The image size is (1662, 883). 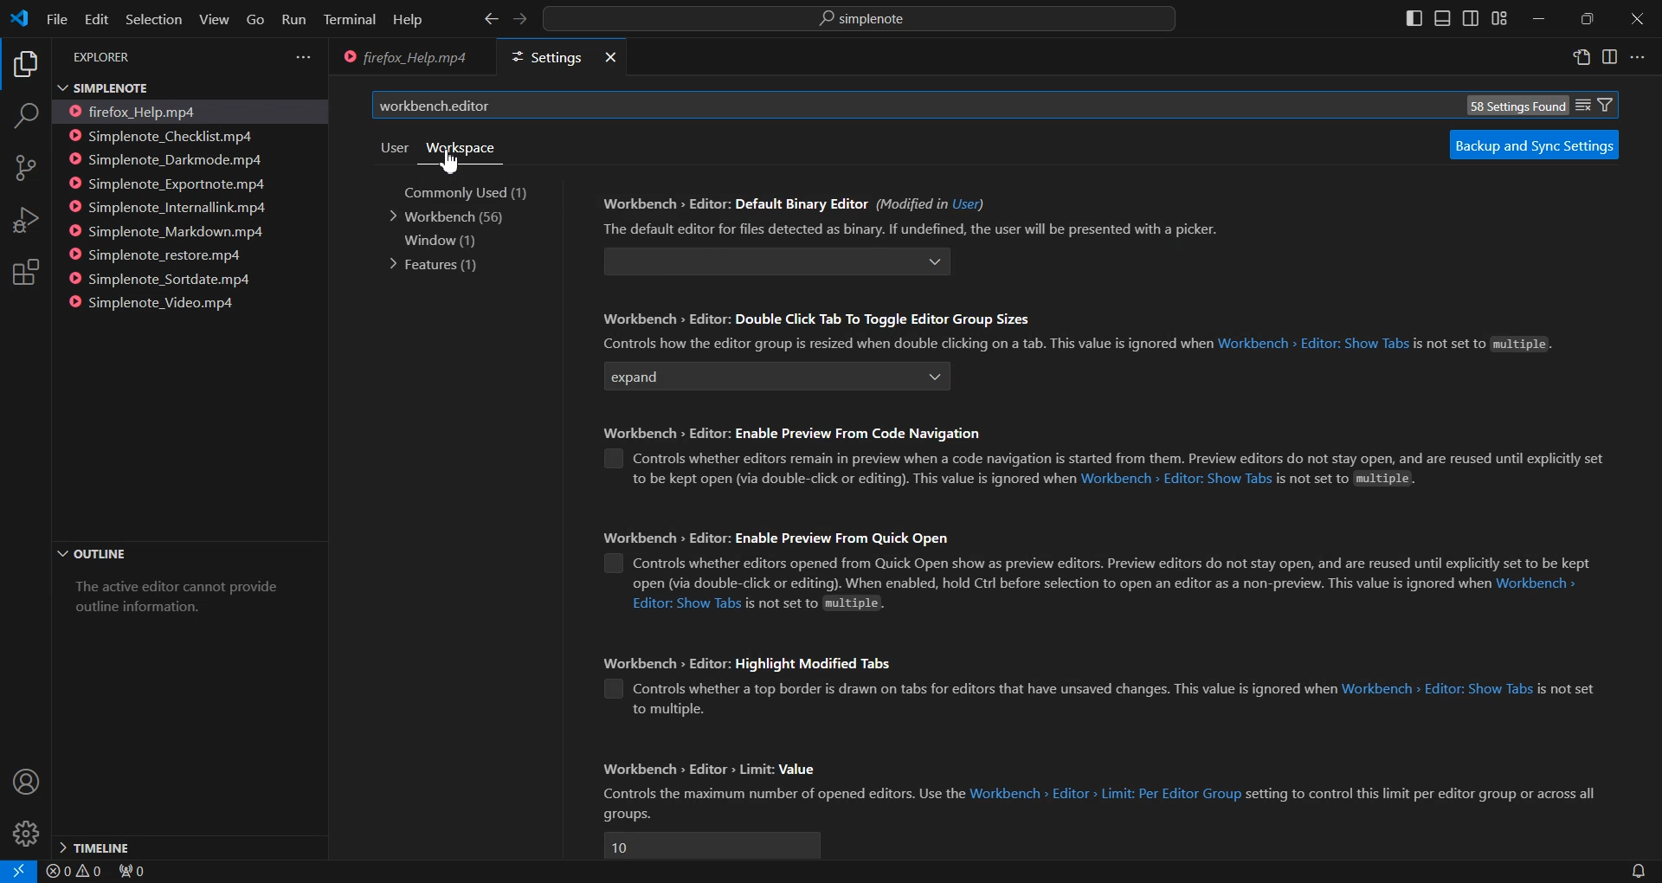 What do you see at coordinates (1347, 480) in the screenshot?
I see `is not set to multiple.` at bounding box center [1347, 480].